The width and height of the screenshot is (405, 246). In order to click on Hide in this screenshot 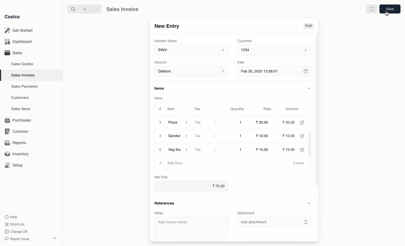, I will do `click(309, 203)`.